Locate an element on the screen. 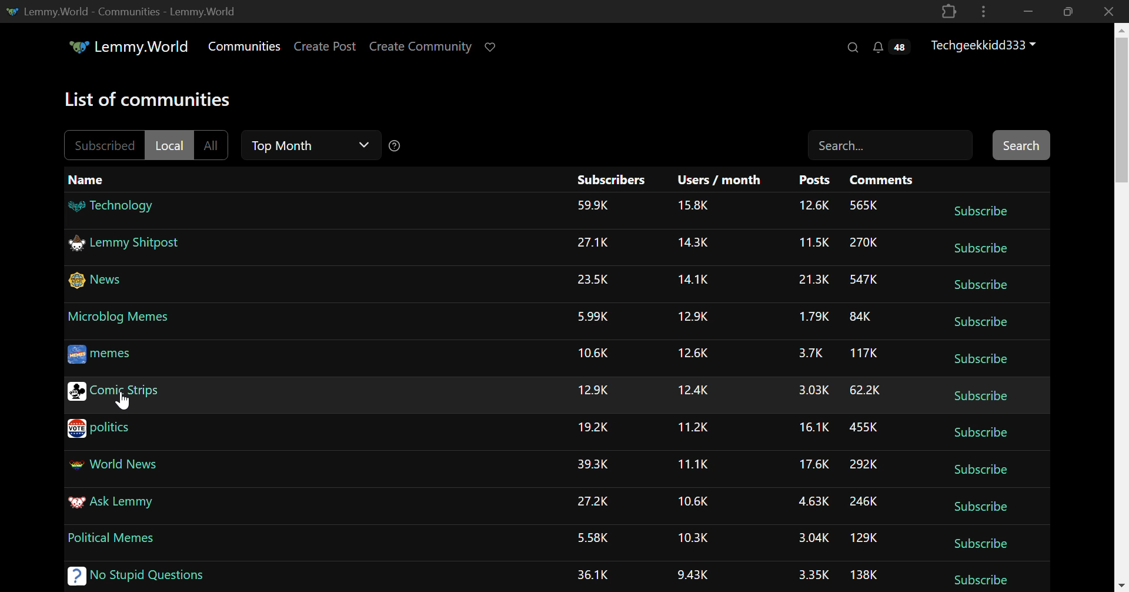 The width and height of the screenshot is (1129, 592). World News is located at coordinates (117, 464).